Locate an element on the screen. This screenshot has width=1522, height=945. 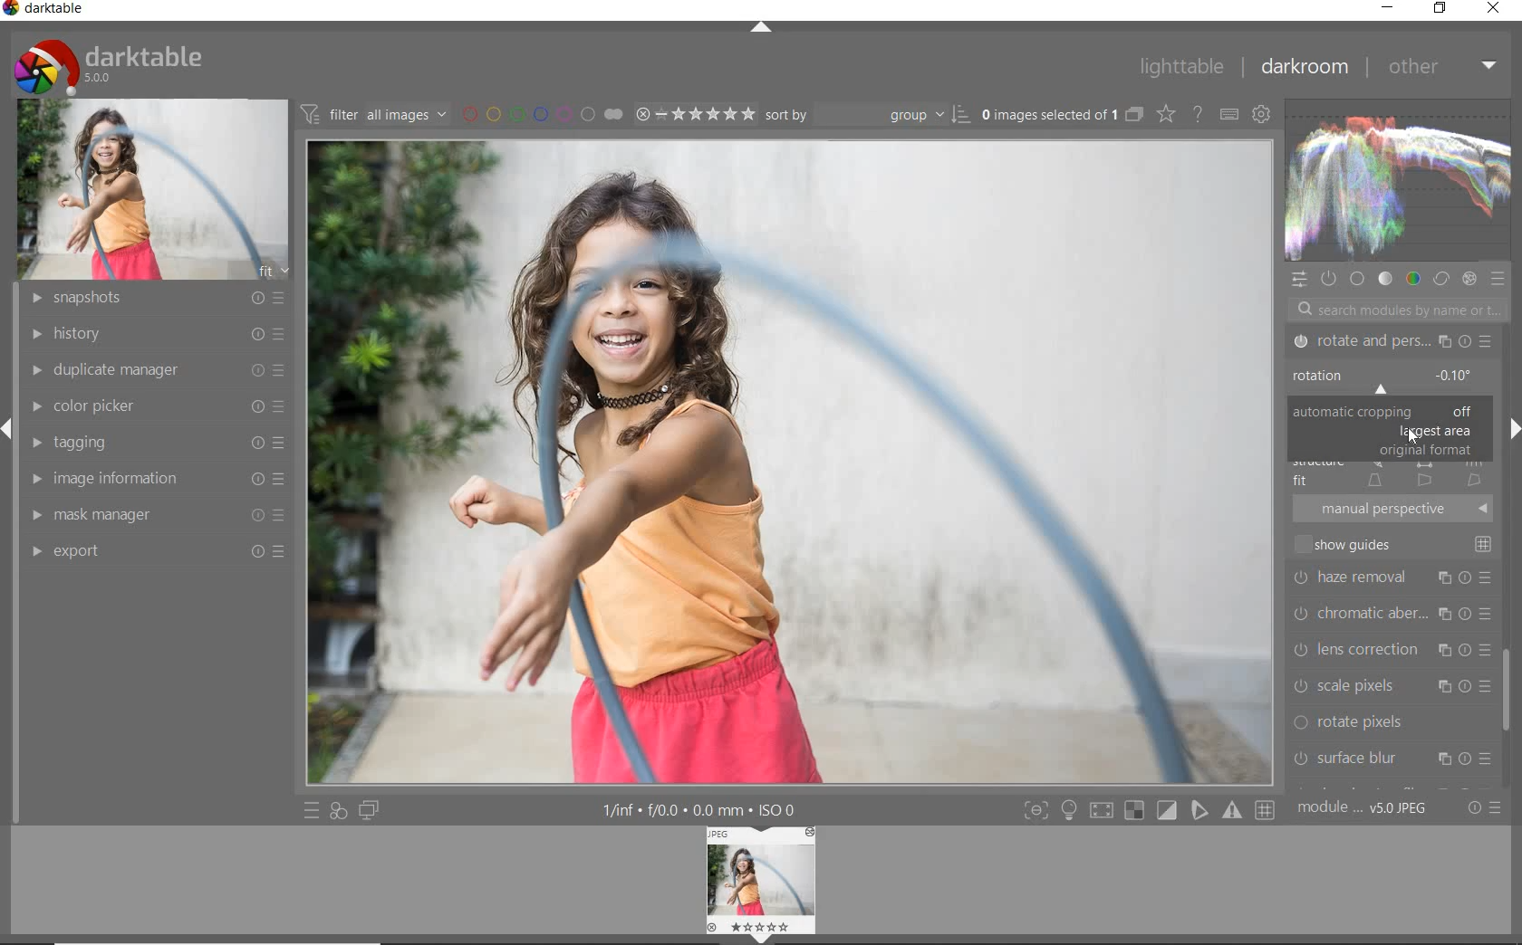
filter images is located at coordinates (373, 113).